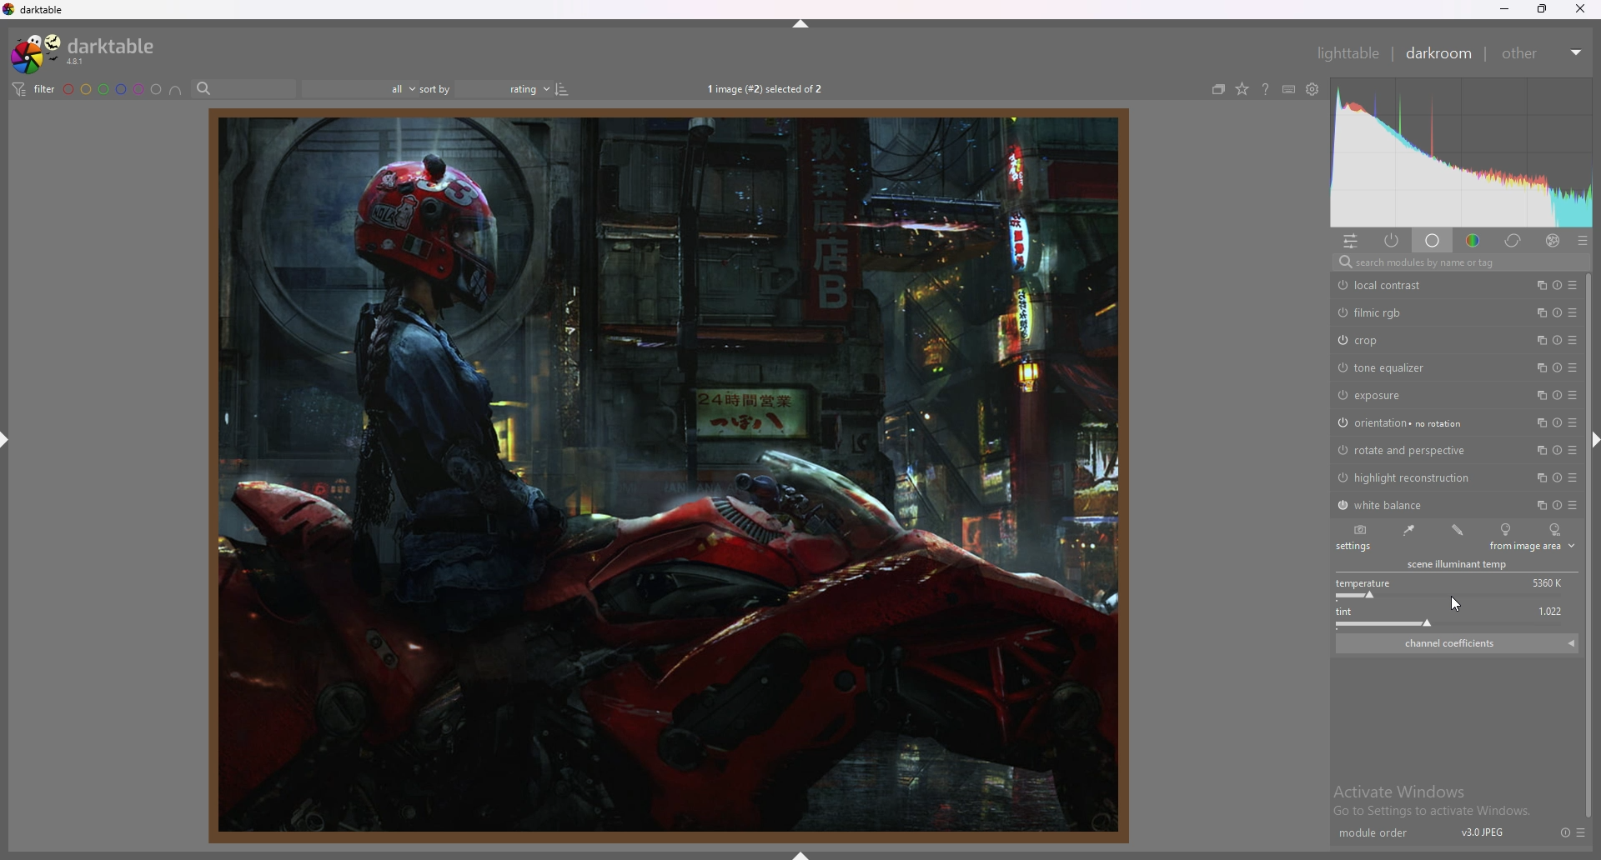  I want to click on 1,022, so click(1551, 610).